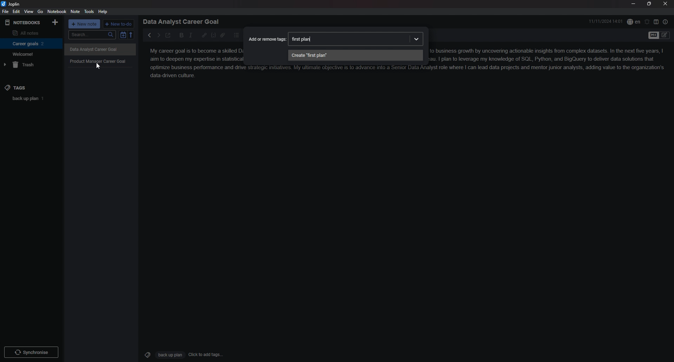 The image size is (674, 362). Describe the element at coordinates (31, 88) in the screenshot. I see `tags` at that location.